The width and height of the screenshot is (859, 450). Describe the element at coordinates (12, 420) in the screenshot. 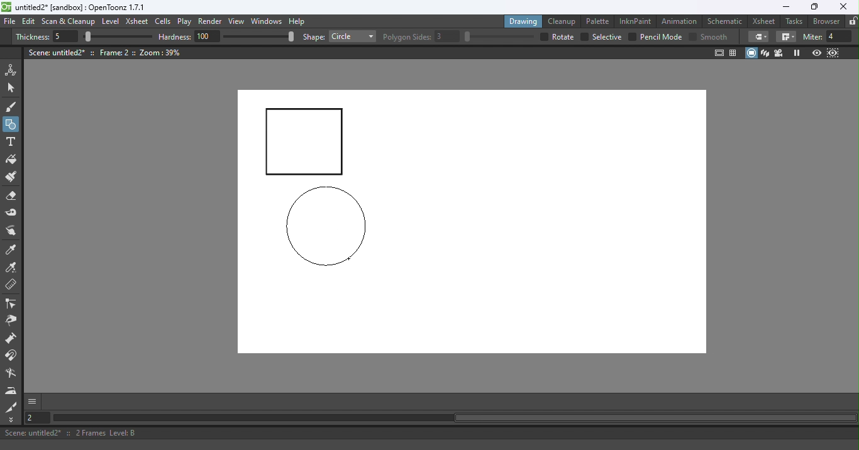

I see `More Tools` at that location.